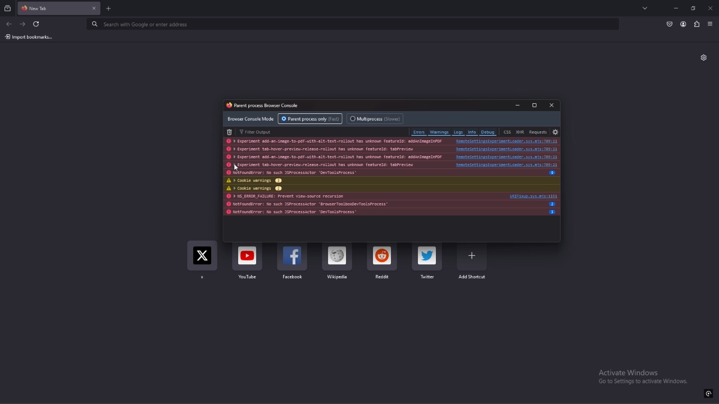 The width and height of the screenshot is (719, 404). I want to click on settings, so click(555, 132).